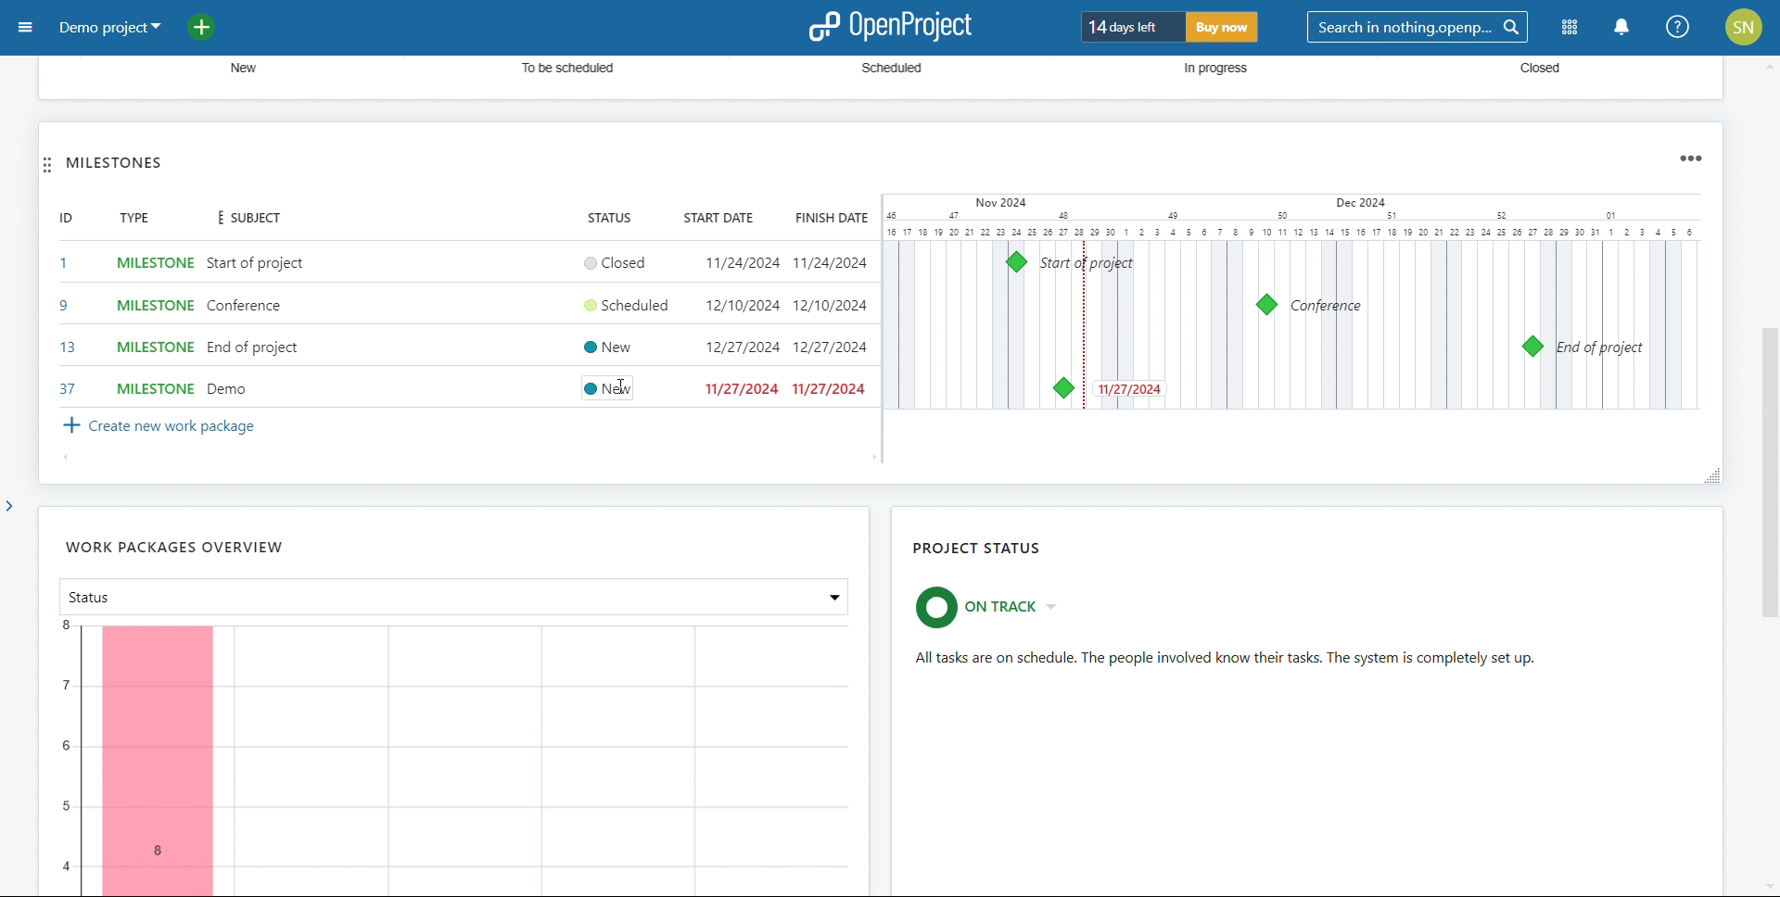  What do you see at coordinates (1209, 69) in the screenshot?
I see `In progress` at bounding box center [1209, 69].